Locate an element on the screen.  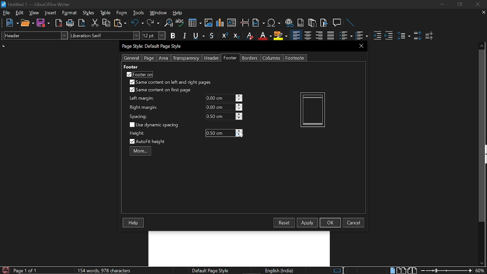
page Page is located at coordinates (149, 58).